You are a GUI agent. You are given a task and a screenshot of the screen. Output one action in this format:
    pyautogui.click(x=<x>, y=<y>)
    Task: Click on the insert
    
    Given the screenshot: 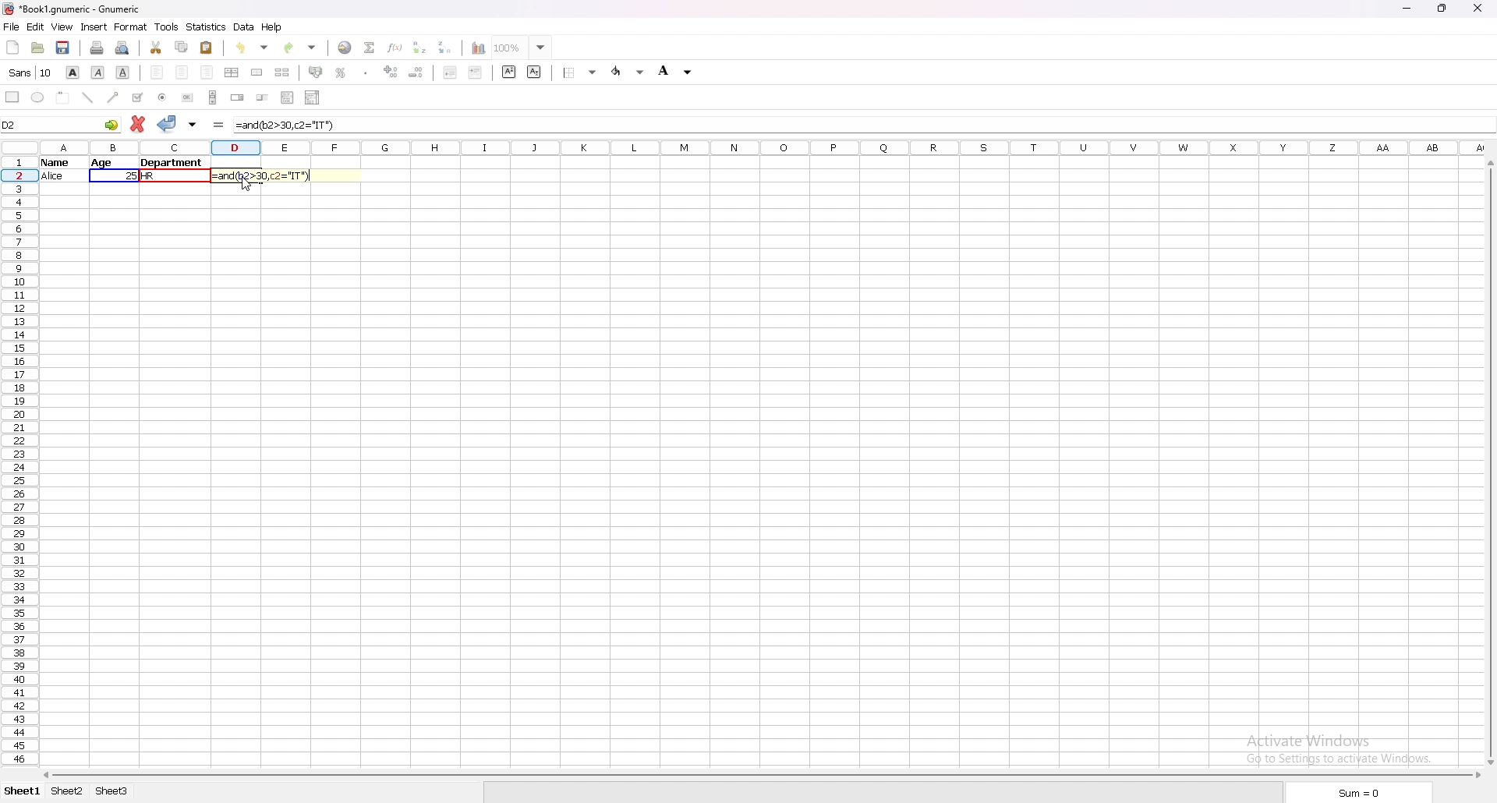 What is the action you would take?
    pyautogui.click(x=94, y=27)
    